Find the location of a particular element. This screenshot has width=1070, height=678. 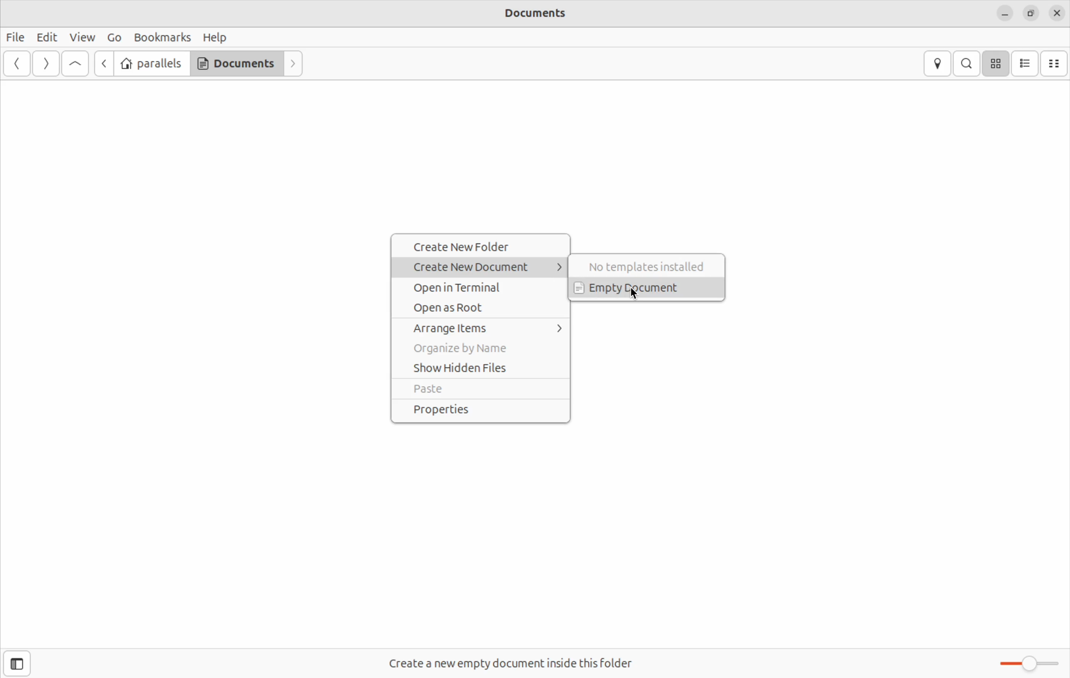

Documents is located at coordinates (547, 15).